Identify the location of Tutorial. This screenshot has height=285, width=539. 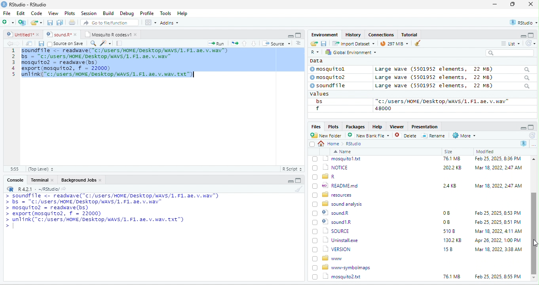
(410, 34).